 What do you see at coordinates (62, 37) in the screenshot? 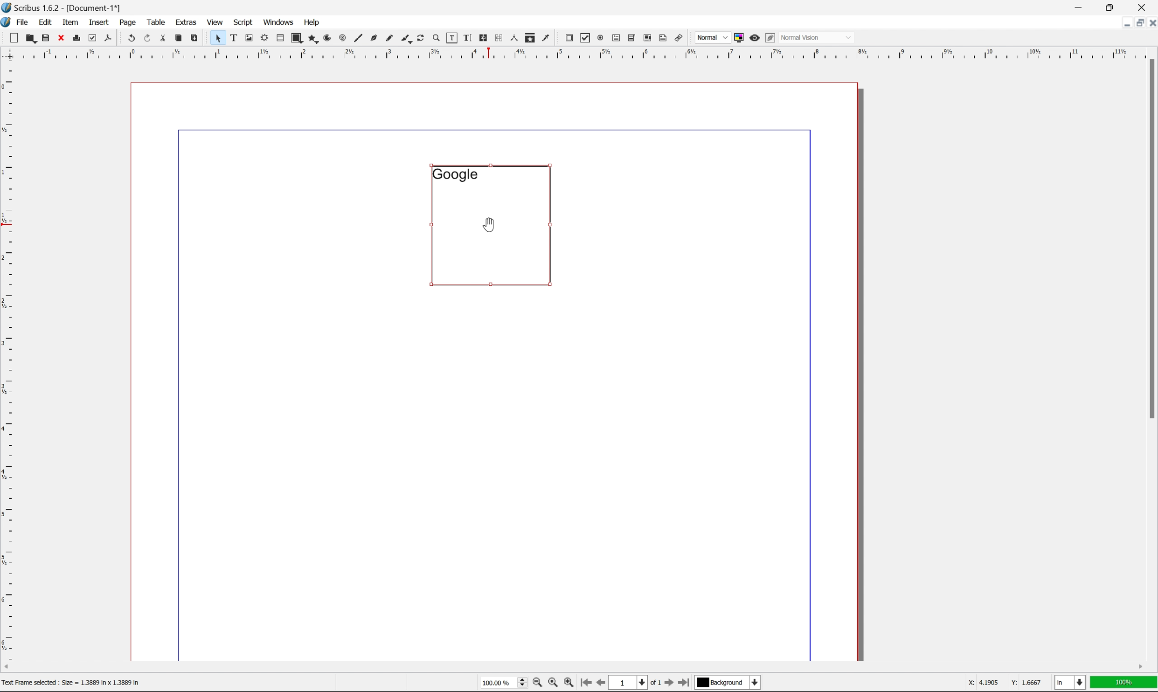
I see `close` at bounding box center [62, 37].